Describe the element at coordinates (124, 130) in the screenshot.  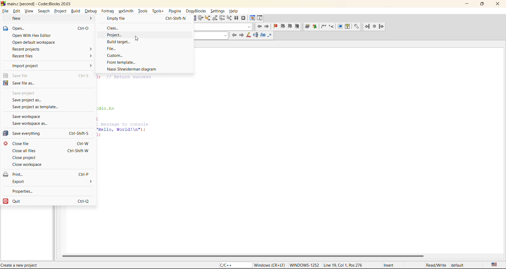
I see `. message to console
‘Hello, World!\n");
);` at that location.